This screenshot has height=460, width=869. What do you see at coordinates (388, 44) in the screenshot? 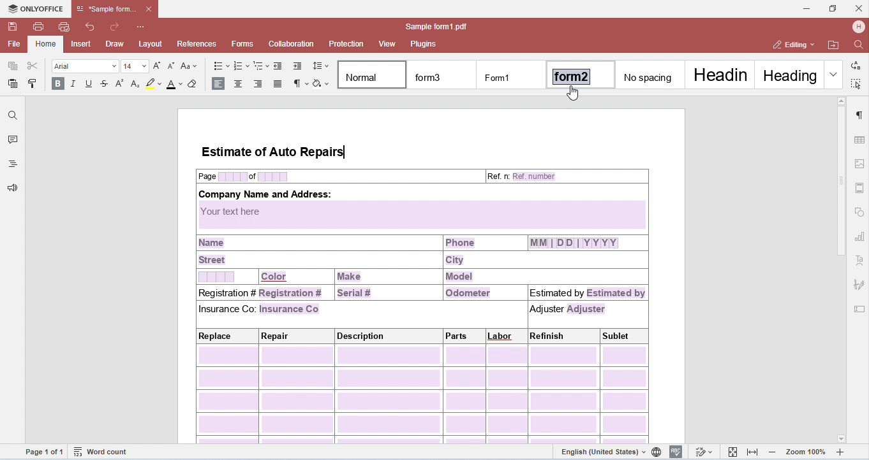
I see `view` at bounding box center [388, 44].